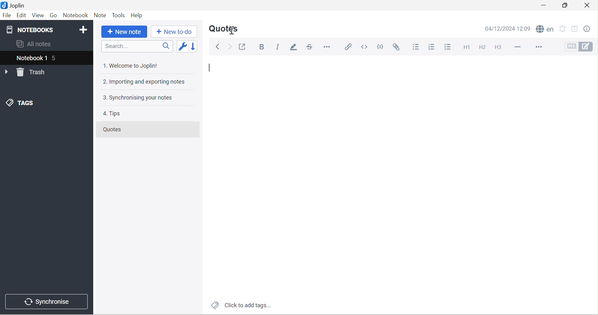 This screenshot has width=598, height=315. Describe the element at coordinates (544, 5) in the screenshot. I see `Minimize` at that location.